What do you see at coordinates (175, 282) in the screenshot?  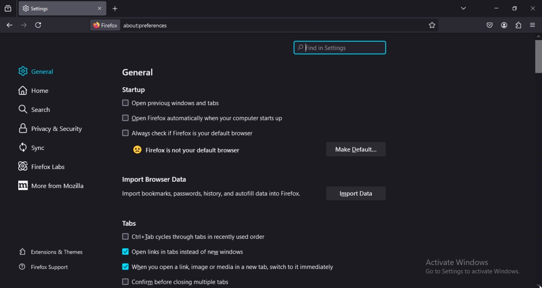 I see `confirm before closing multiple tabs` at bounding box center [175, 282].